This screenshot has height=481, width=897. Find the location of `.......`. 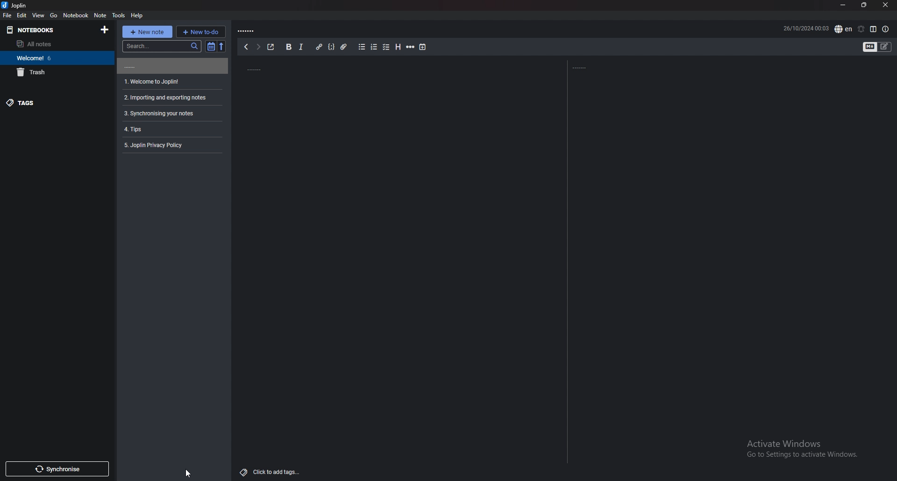

....... is located at coordinates (249, 29).